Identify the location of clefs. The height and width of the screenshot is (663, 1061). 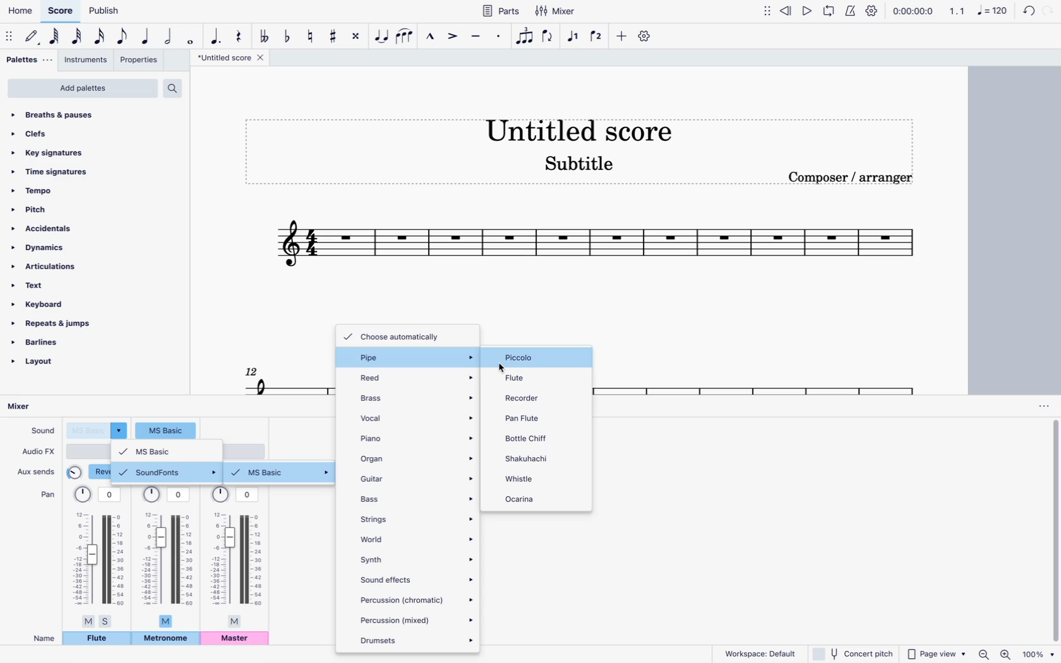
(68, 133).